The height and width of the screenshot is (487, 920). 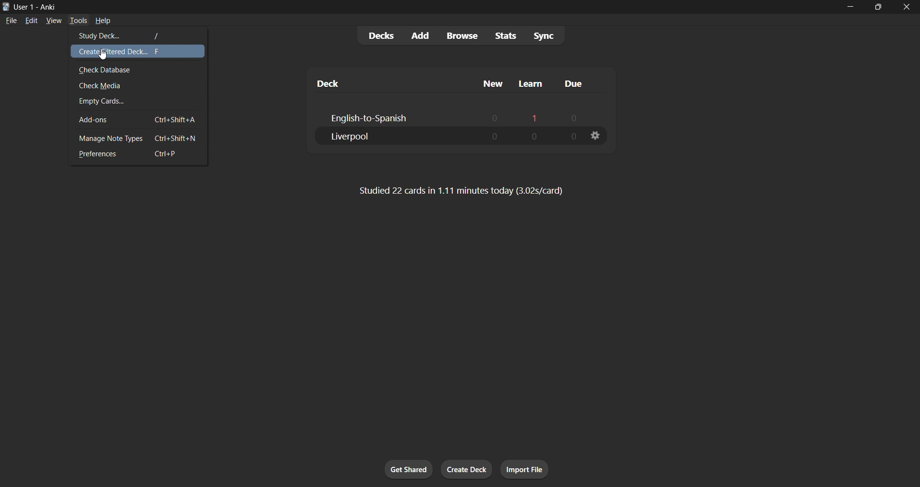 What do you see at coordinates (136, 85) in the screenshot?
I see `check media` at bounding box center [136, 85].